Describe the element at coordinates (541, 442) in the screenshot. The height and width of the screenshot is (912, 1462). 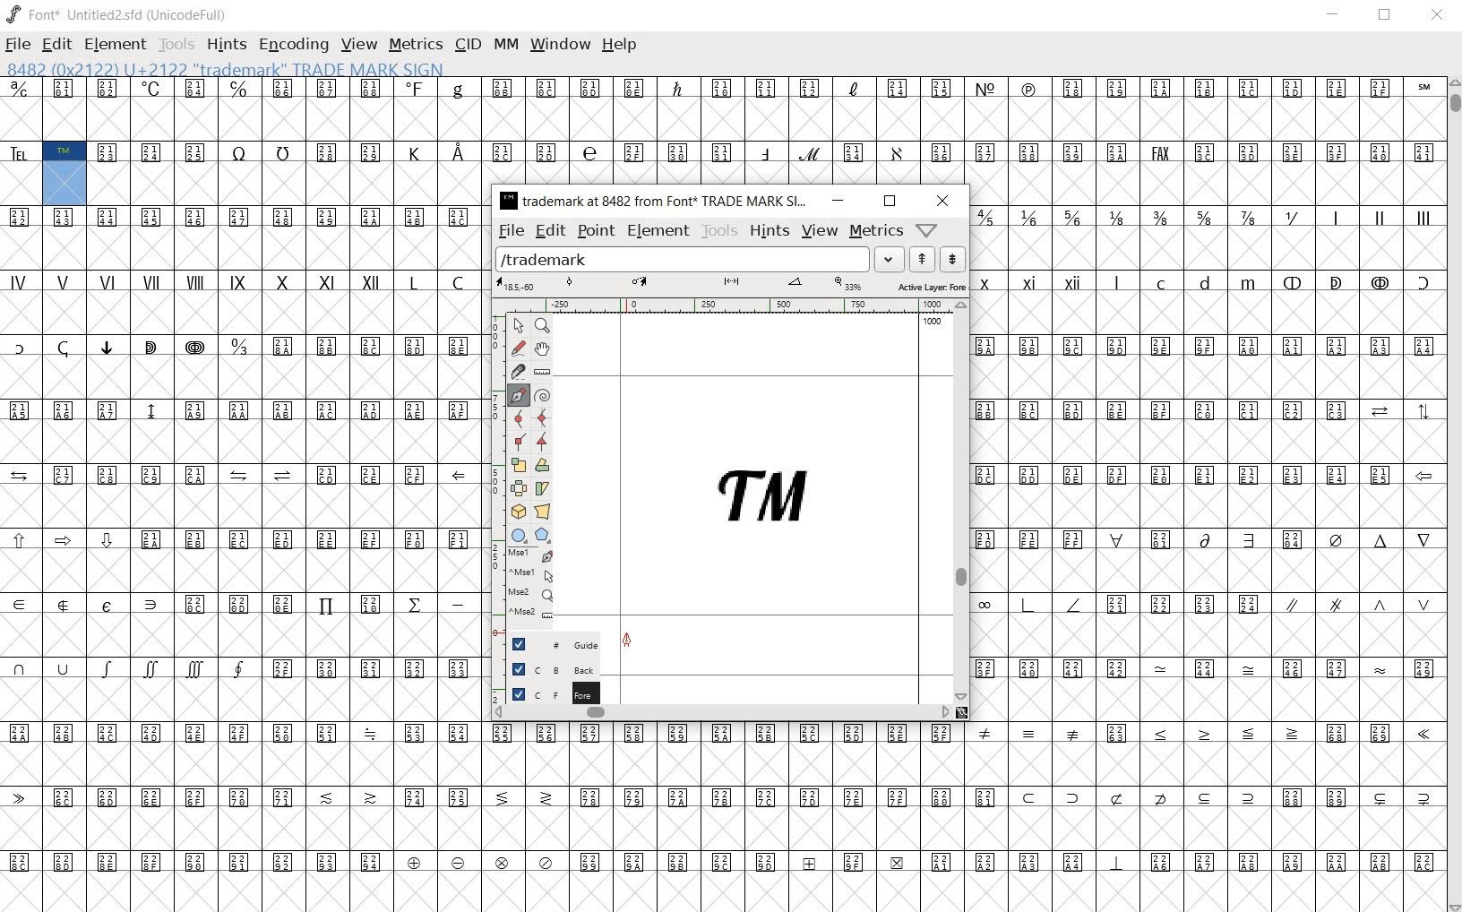
I see `Add a corner point` at that location.